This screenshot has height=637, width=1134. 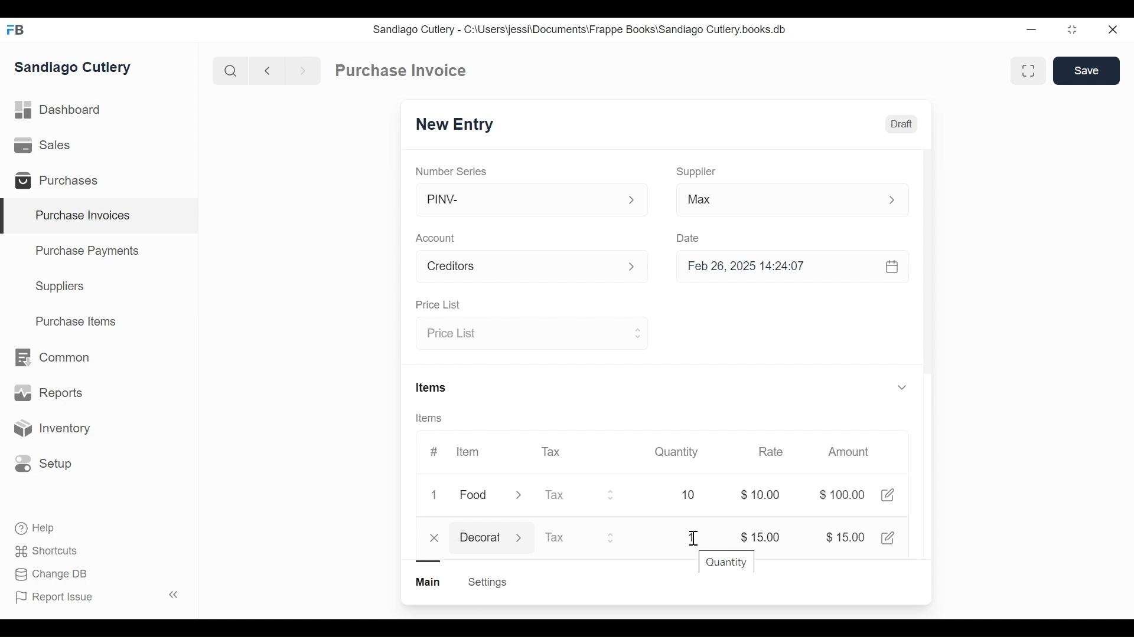 What do you see at coordinates (686, 538) in the screenshot?
I see `1` at bounding box center [686, 538].